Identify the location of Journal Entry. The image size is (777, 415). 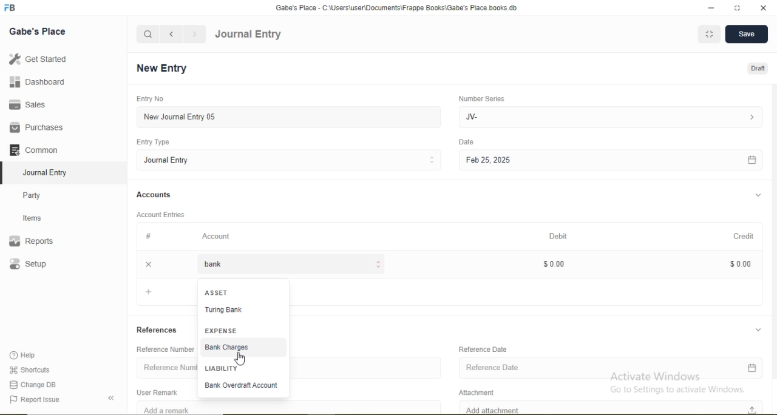
(248, 35).